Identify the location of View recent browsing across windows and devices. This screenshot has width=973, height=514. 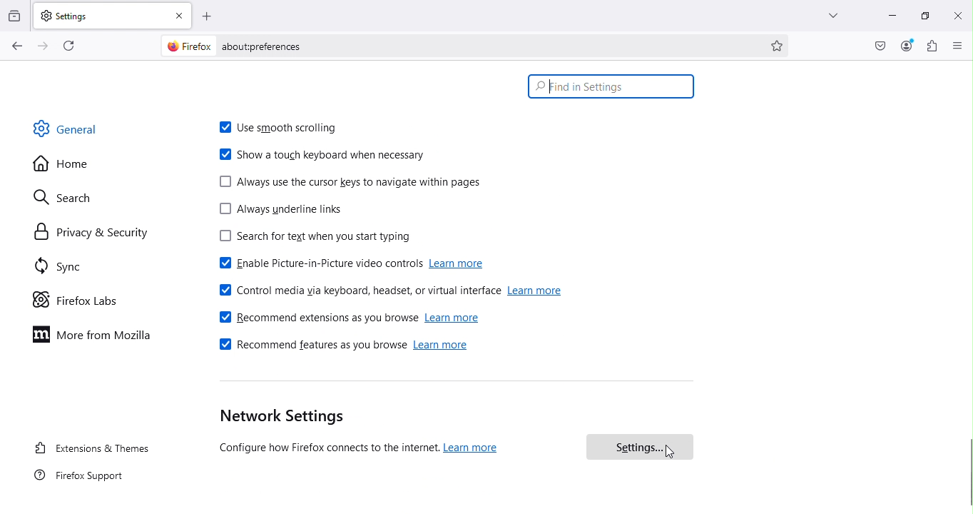
(16, 14).